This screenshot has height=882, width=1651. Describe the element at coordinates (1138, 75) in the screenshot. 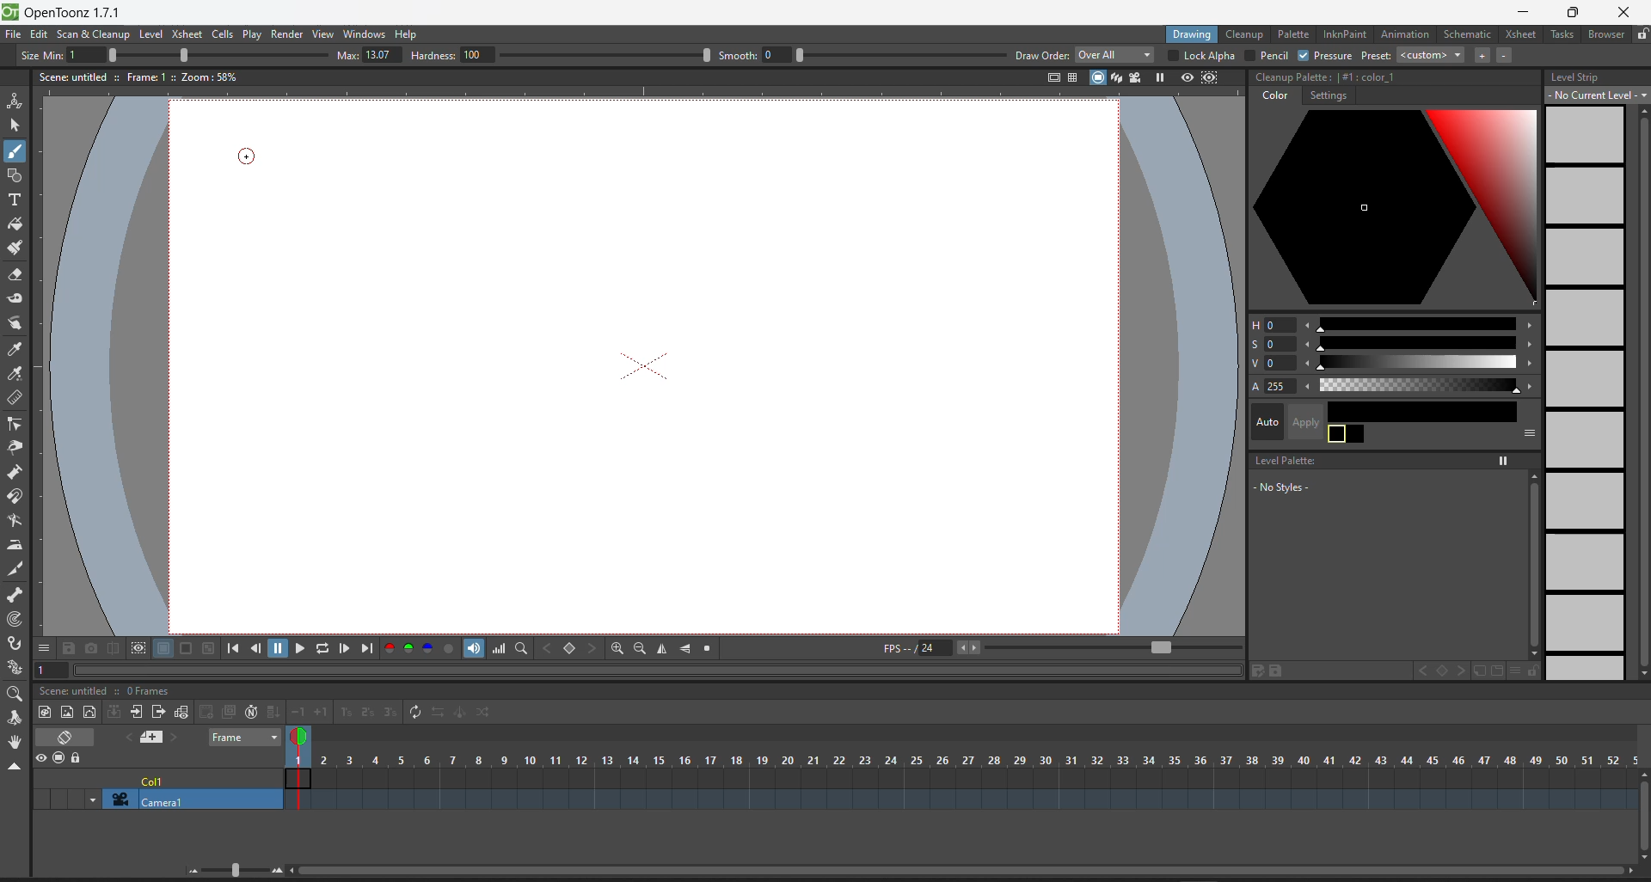

I see `camera view` at that location.